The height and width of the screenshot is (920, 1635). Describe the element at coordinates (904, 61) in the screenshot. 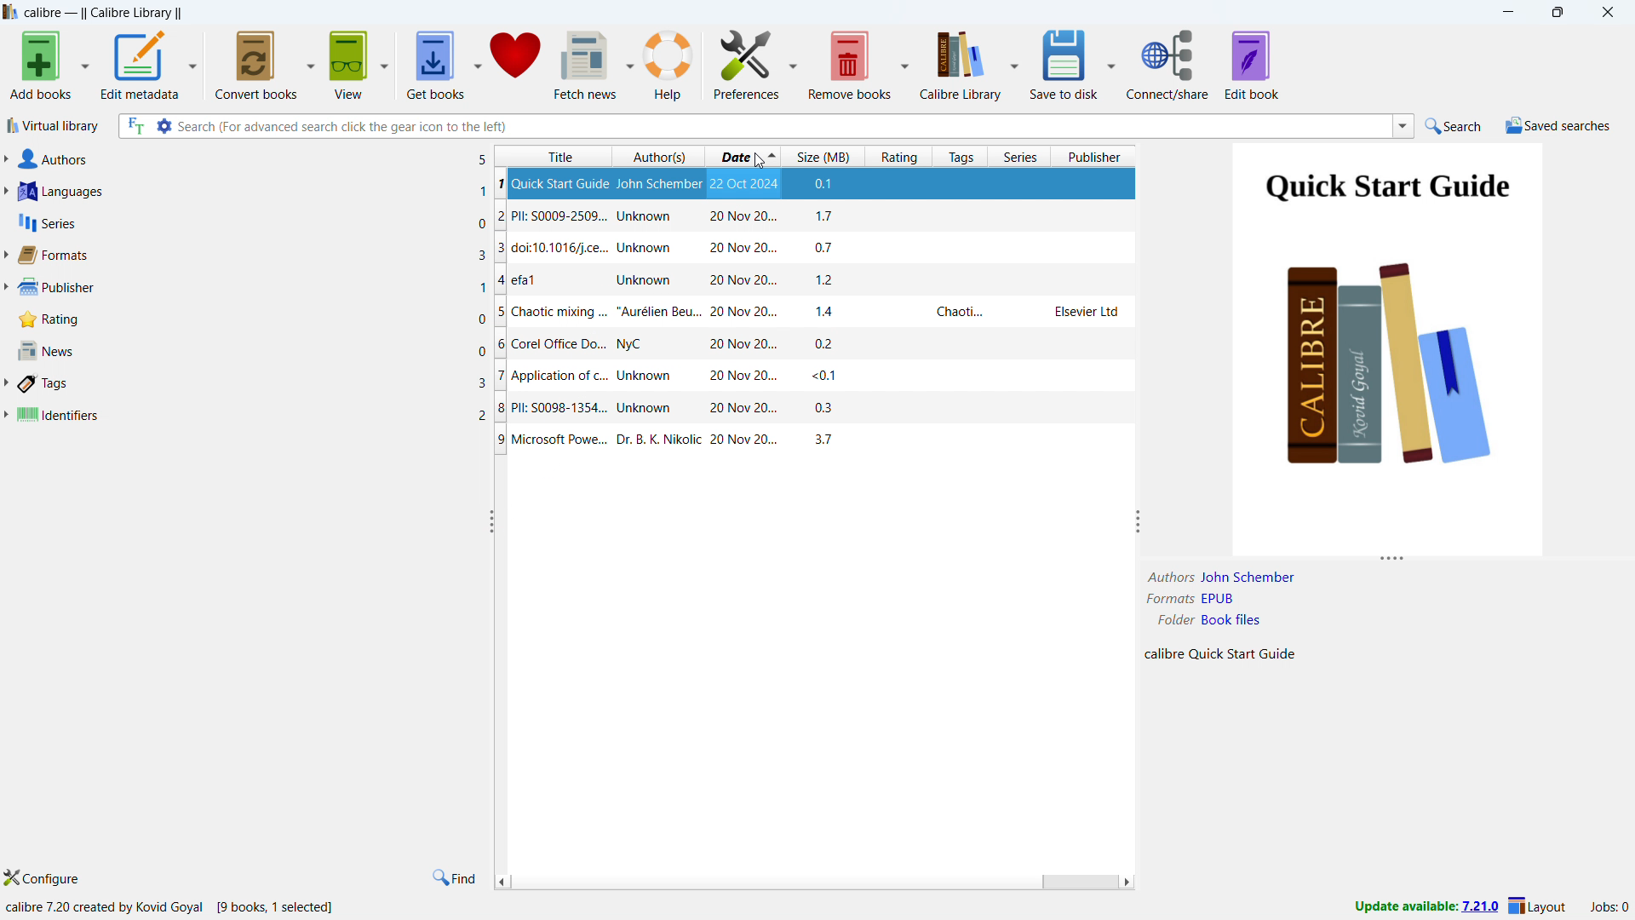

I see `remove books options` at that location.